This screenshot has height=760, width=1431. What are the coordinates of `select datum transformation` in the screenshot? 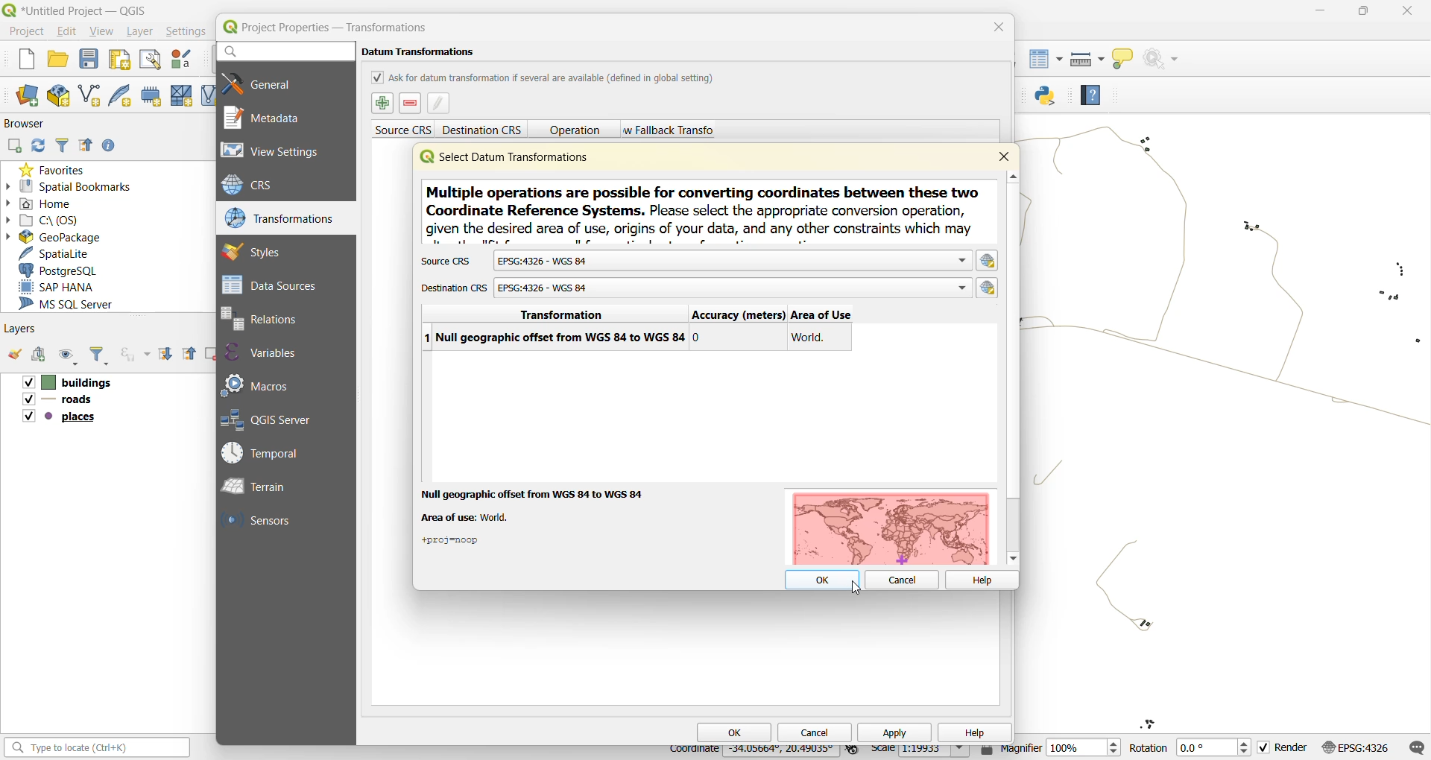 It's located at (383, 104).